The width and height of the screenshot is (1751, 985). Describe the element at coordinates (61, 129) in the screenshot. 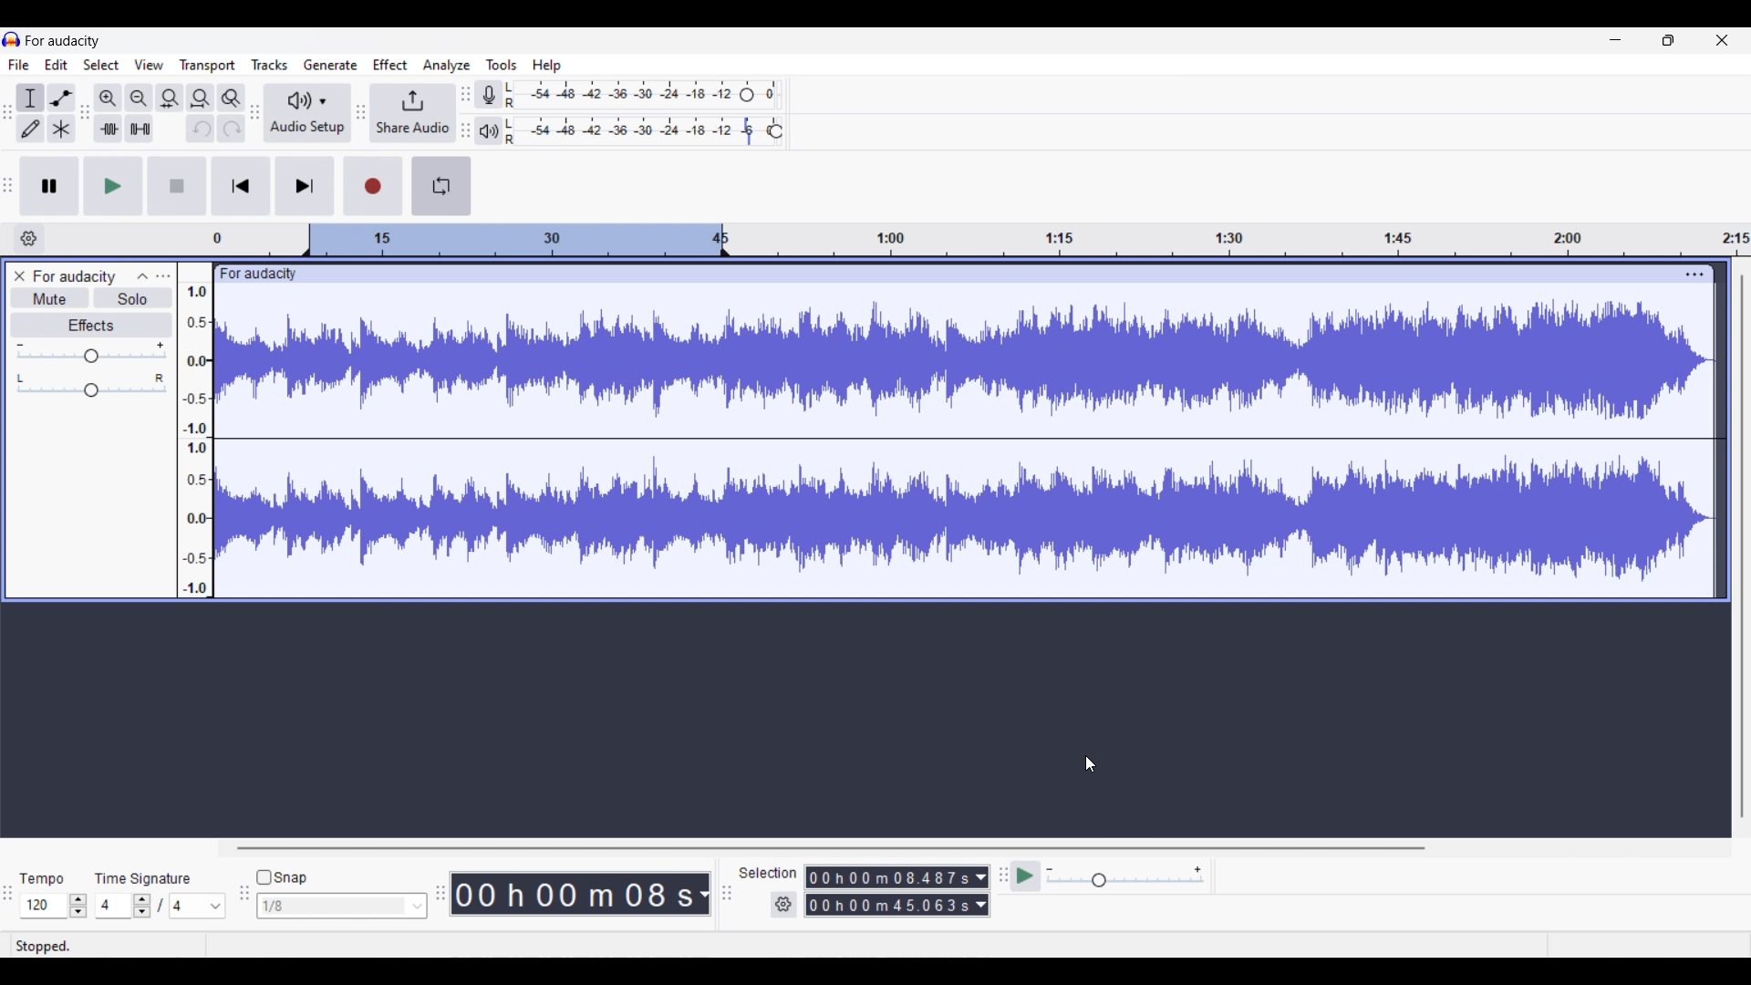

I see `Multi-tool` at that location.